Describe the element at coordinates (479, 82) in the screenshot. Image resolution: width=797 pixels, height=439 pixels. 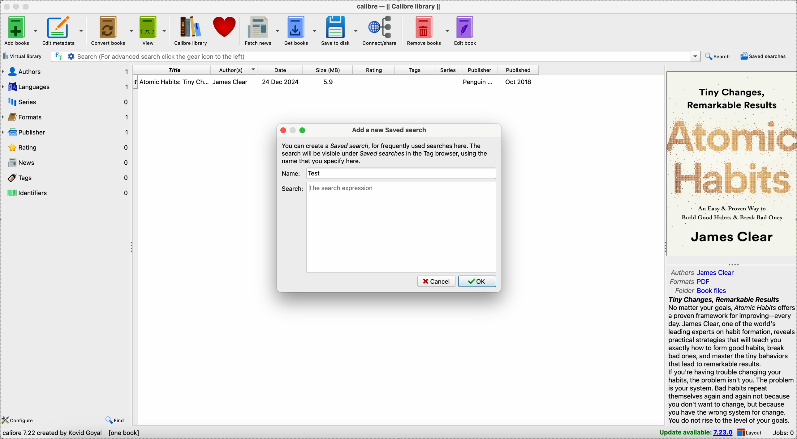
I see `penguin...` at that location.